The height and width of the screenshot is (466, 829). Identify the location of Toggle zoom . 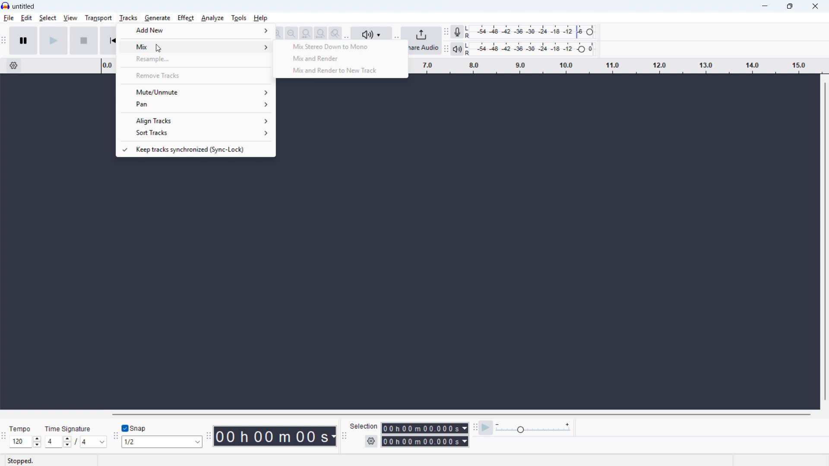
(335, 33).